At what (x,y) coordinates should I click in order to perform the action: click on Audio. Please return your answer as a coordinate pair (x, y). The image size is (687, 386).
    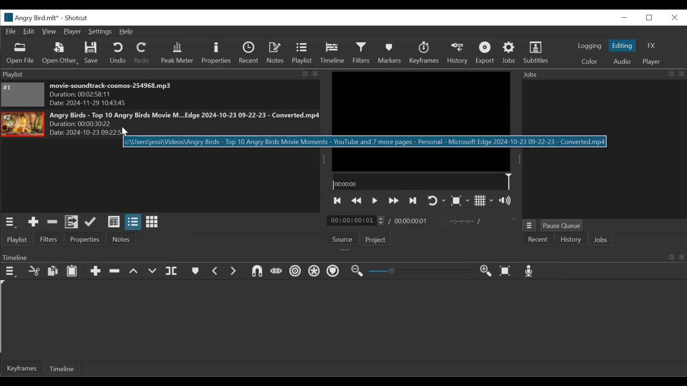
    Looking at the image, I should click on (622, 61).